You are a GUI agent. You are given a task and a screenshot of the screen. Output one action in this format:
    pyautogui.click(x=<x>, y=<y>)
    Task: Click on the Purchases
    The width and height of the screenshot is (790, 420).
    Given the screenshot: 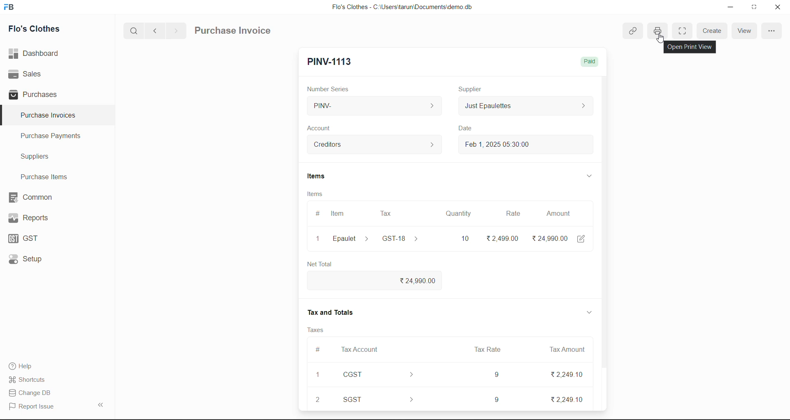 What is the action you would take?
    pyautogui.click(x=36, y=94)
    